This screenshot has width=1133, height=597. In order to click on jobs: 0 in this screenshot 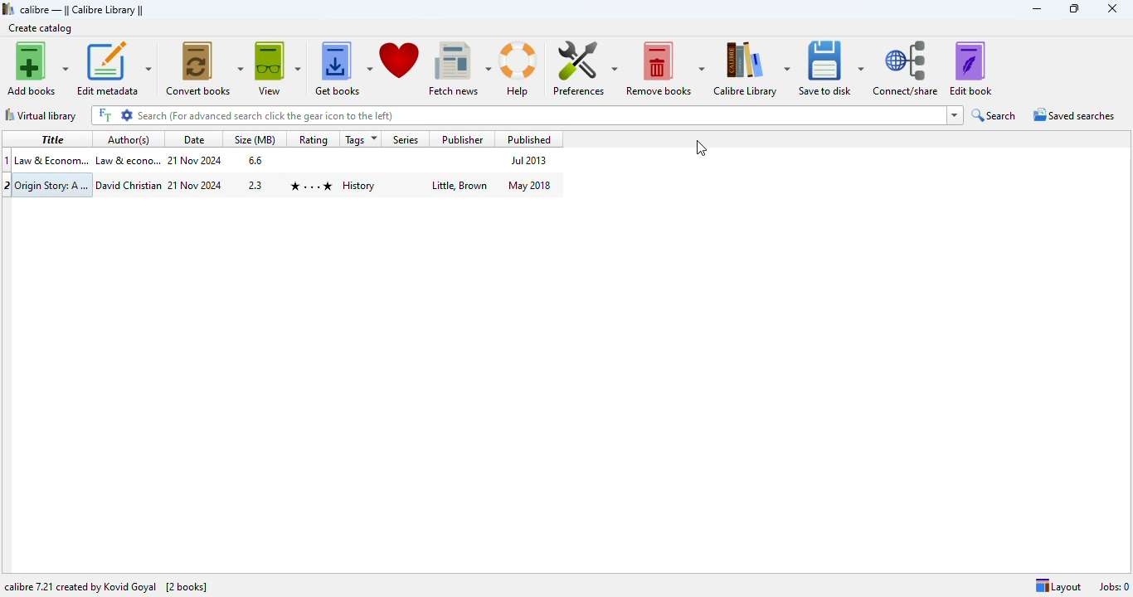, I will do `click(1114, 586)`.